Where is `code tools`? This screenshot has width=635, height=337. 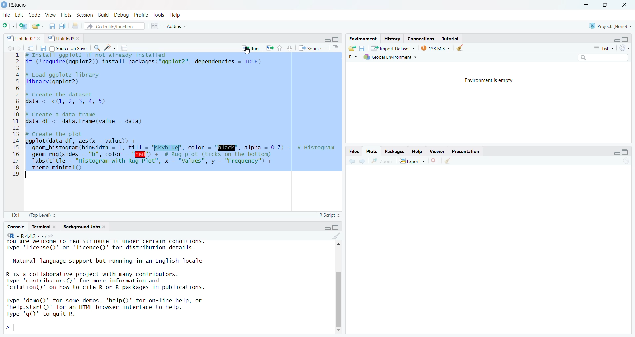 code tools is located at coordinates (109, 45).